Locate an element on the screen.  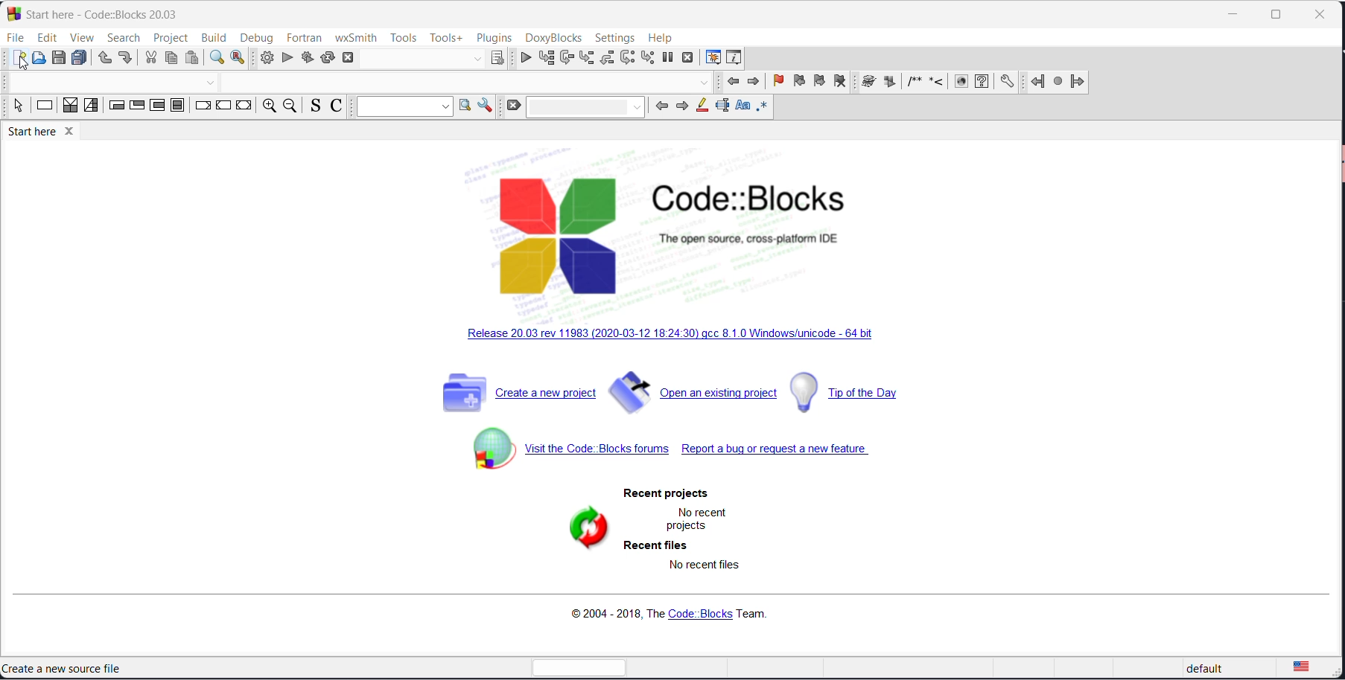
rebuild is located at coordinates (327, 57).